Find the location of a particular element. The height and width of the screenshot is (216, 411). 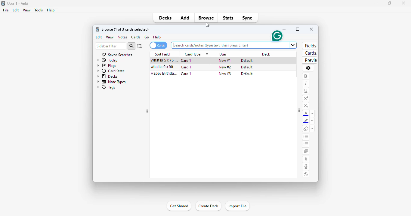

cards is located at coordinates (309, 53).